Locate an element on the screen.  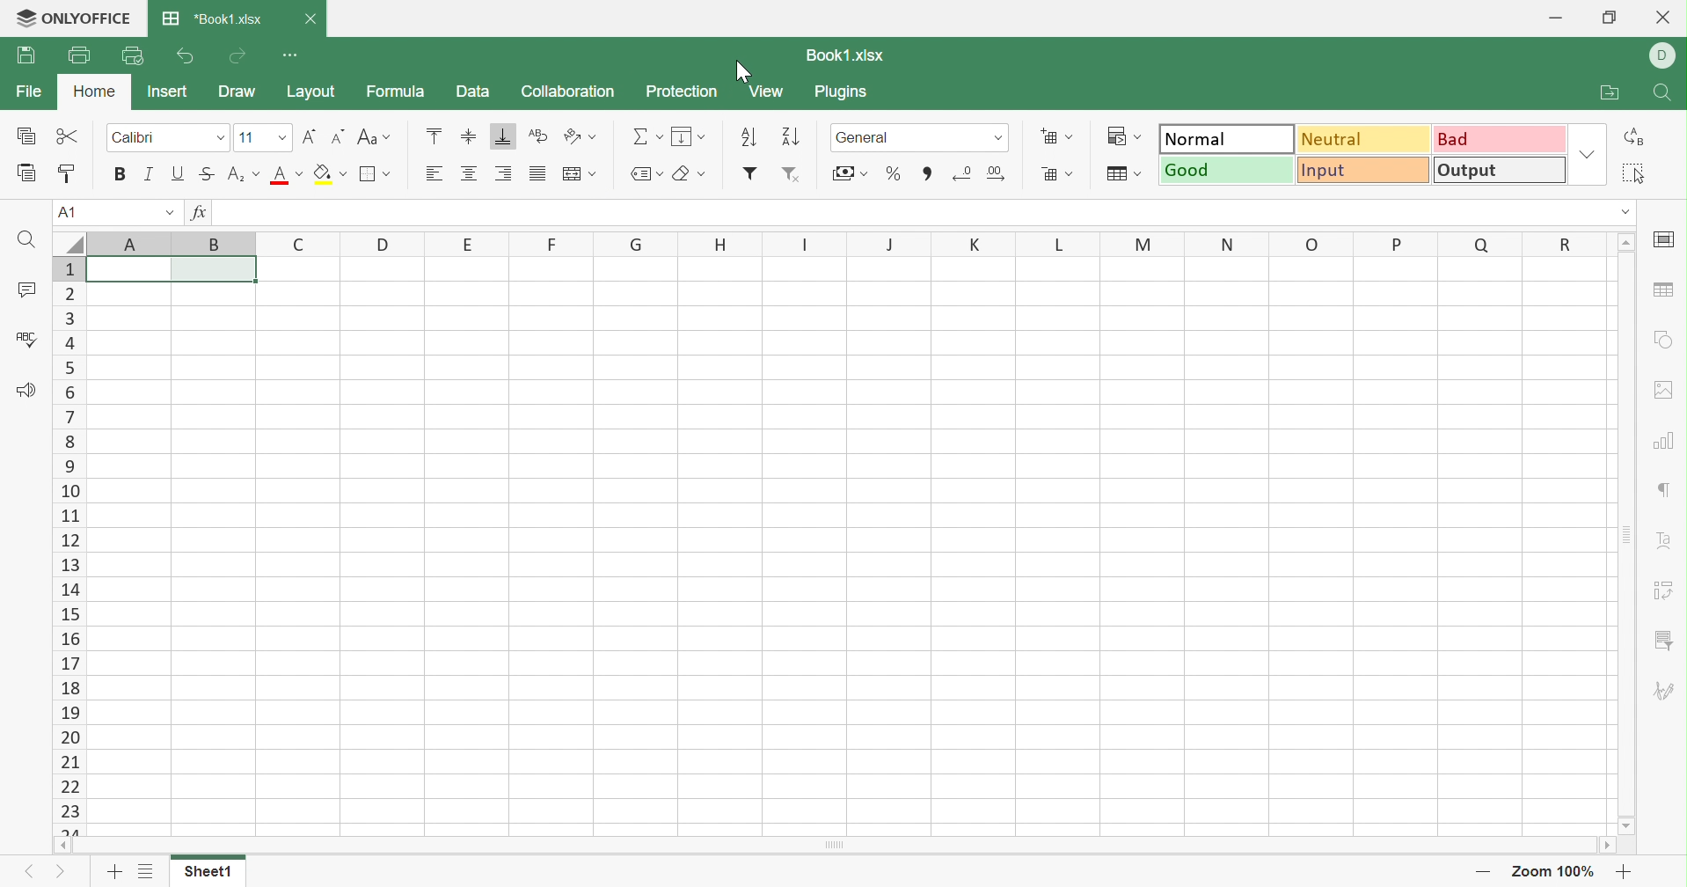
Increase Decimal is located at coordinates (996, 172).